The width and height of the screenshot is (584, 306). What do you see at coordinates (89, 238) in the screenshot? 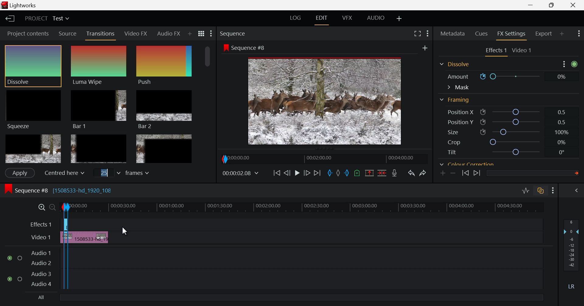
I see `Clip` at bounding box center [89, 238].